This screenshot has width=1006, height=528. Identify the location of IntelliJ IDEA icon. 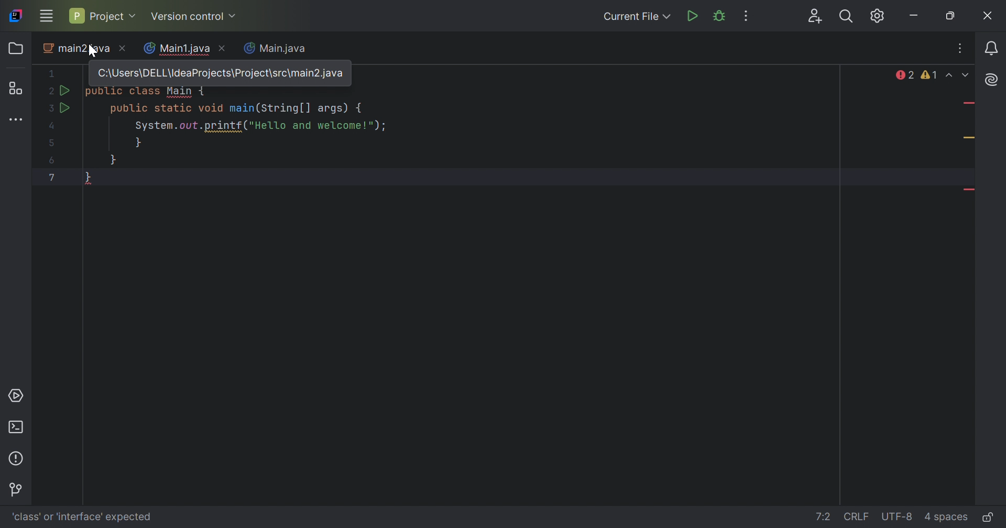
(17, 16).